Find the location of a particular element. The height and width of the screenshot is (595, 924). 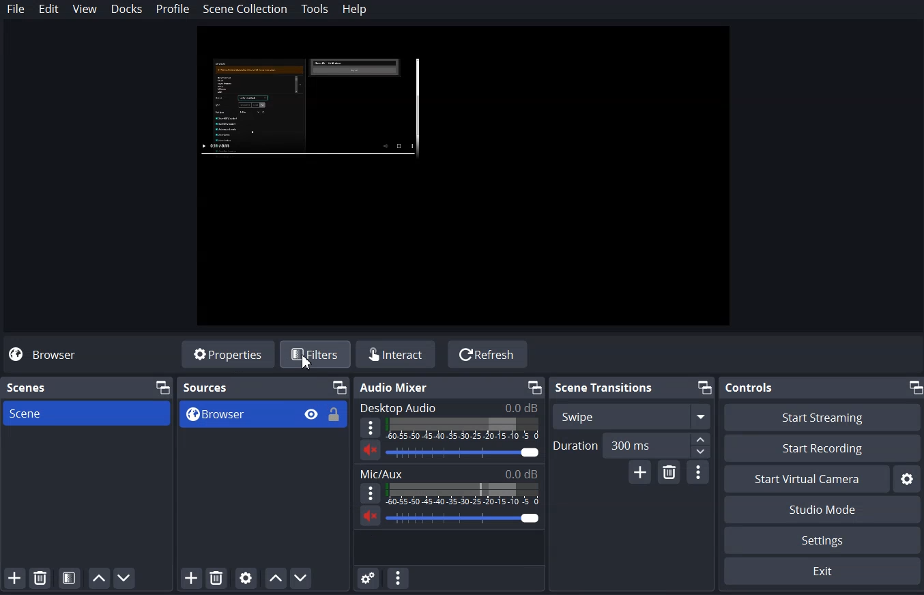

Audio mixer Menu is located at coordinates (399, 578).